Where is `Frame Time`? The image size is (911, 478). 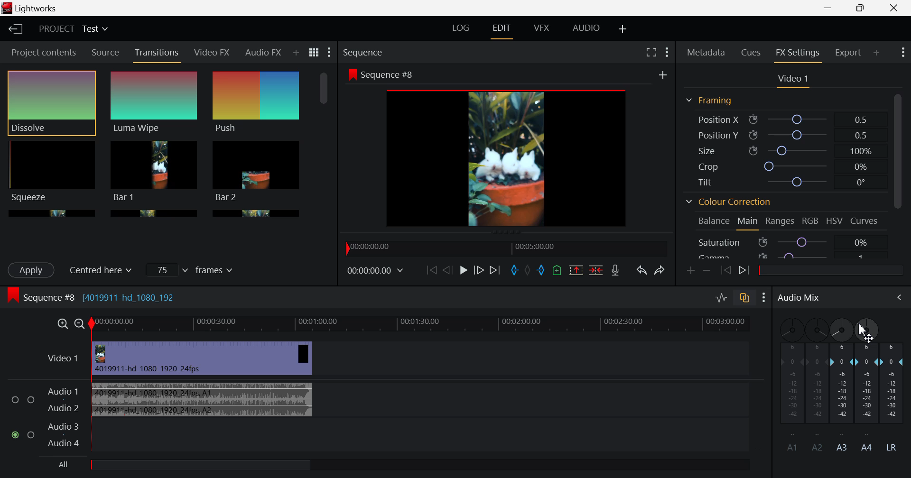
Frame Time is located at coordinates (375, 273).